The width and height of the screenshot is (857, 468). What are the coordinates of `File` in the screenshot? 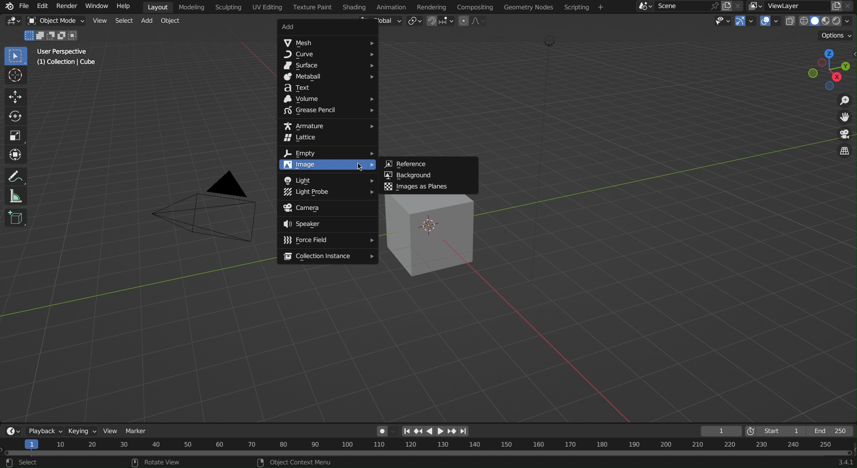 It's located at (24, 6).